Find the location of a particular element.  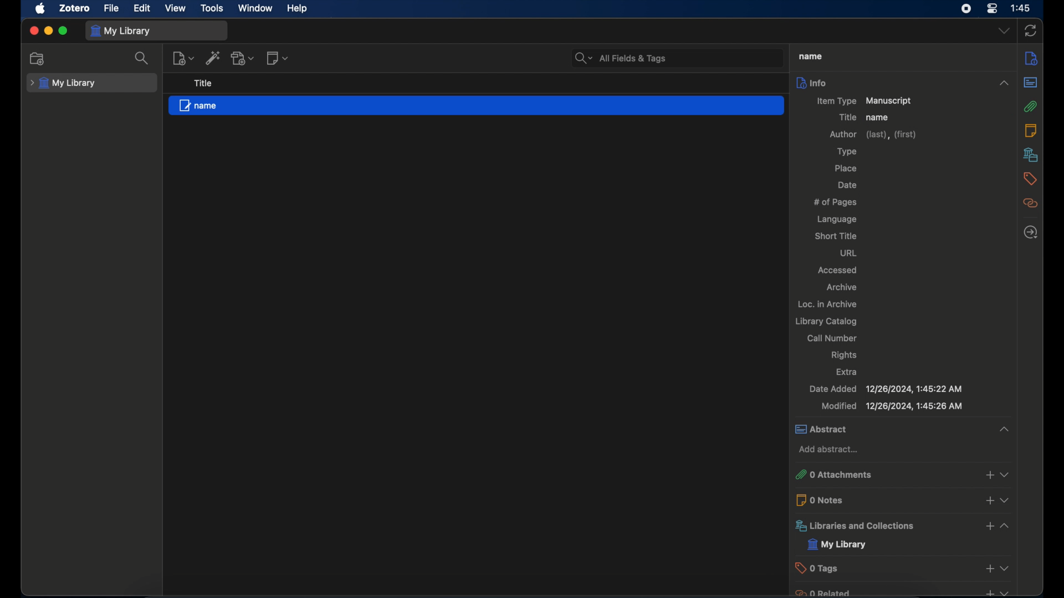

close is located at coordinates (33, 30).